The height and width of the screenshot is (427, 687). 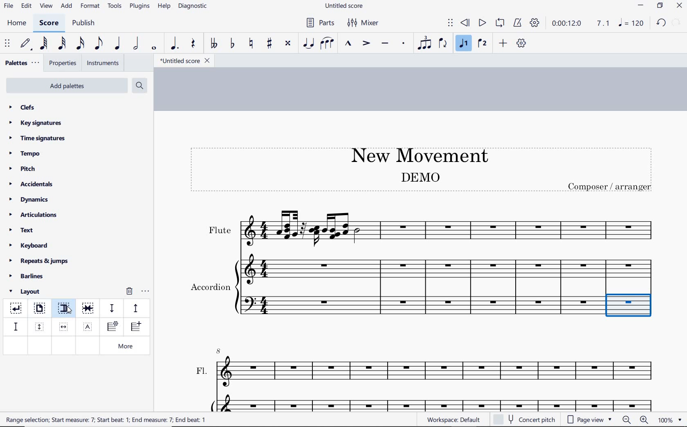 I want to click on file name, so click(x=184, y=61).